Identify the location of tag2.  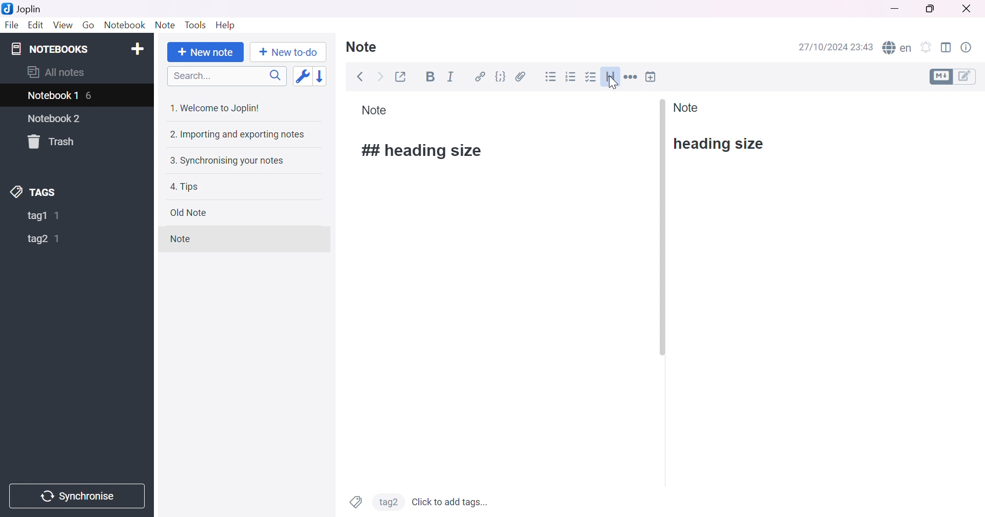
(36, 240).